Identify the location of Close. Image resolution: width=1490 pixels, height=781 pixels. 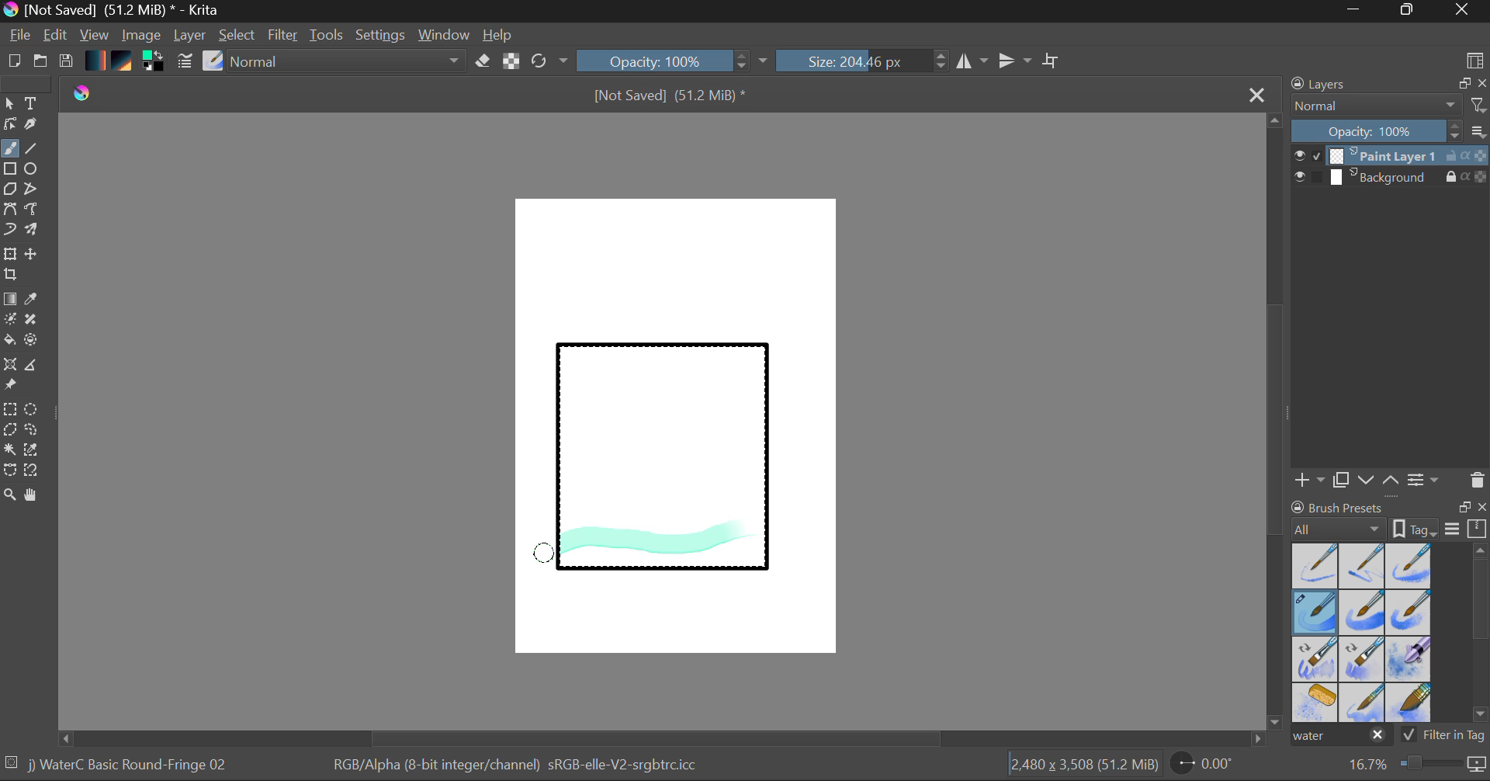
(1259, 94).